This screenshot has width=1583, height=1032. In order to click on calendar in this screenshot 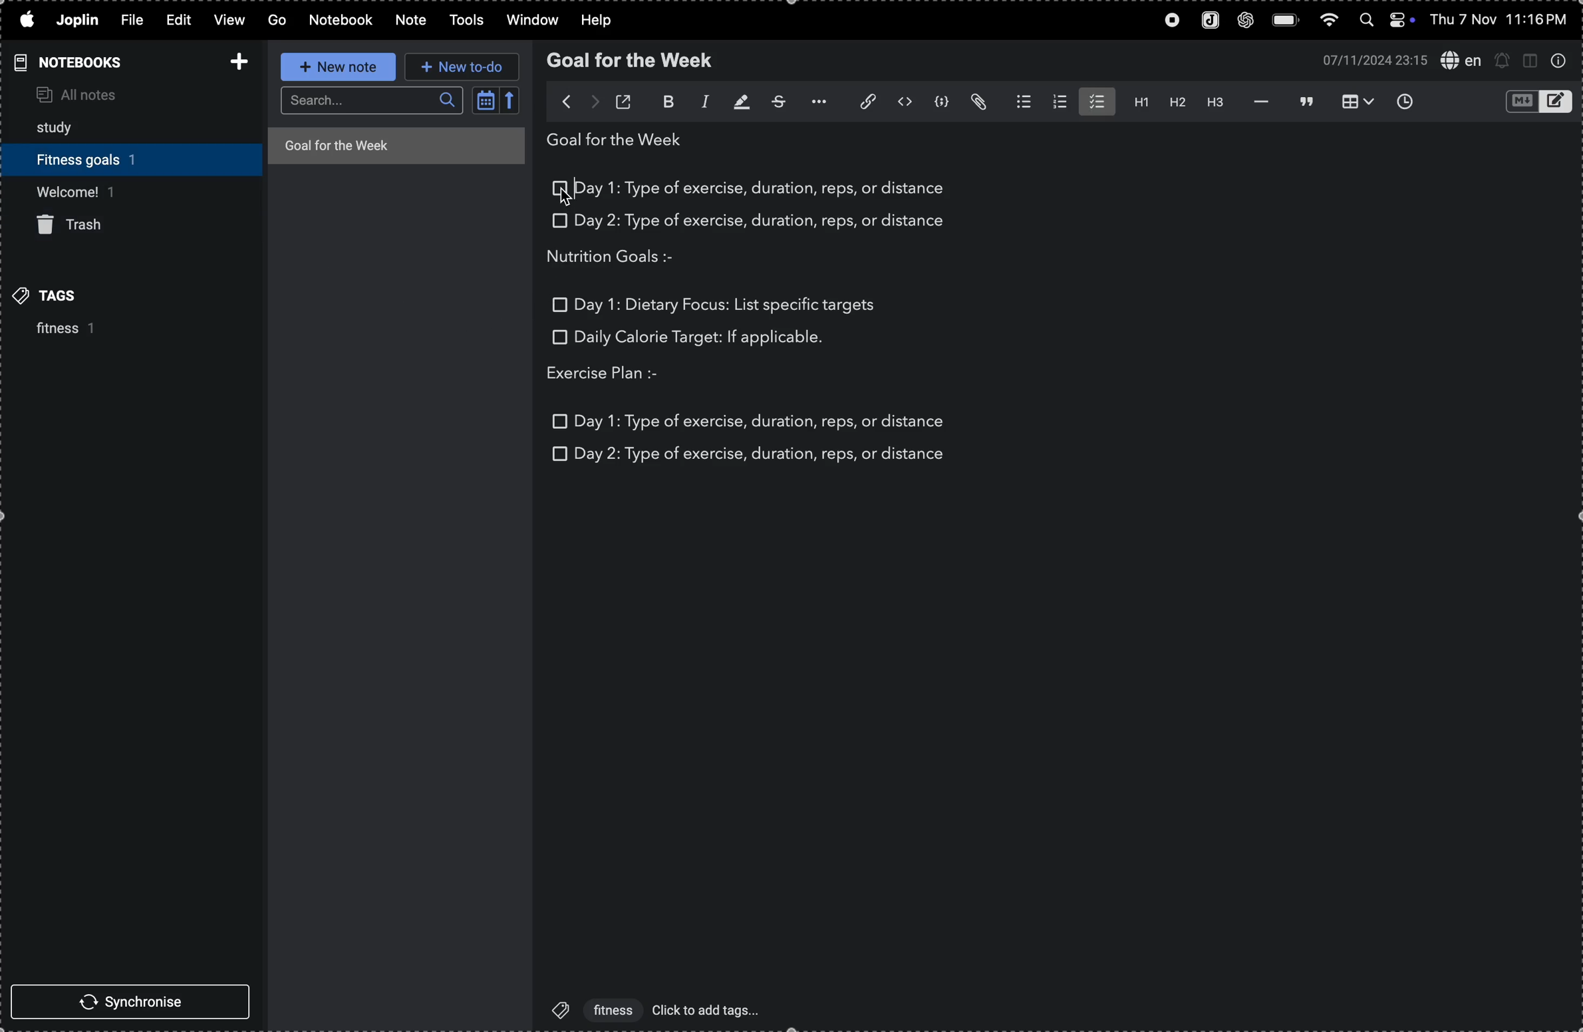, I will do `click(496, 103)`.